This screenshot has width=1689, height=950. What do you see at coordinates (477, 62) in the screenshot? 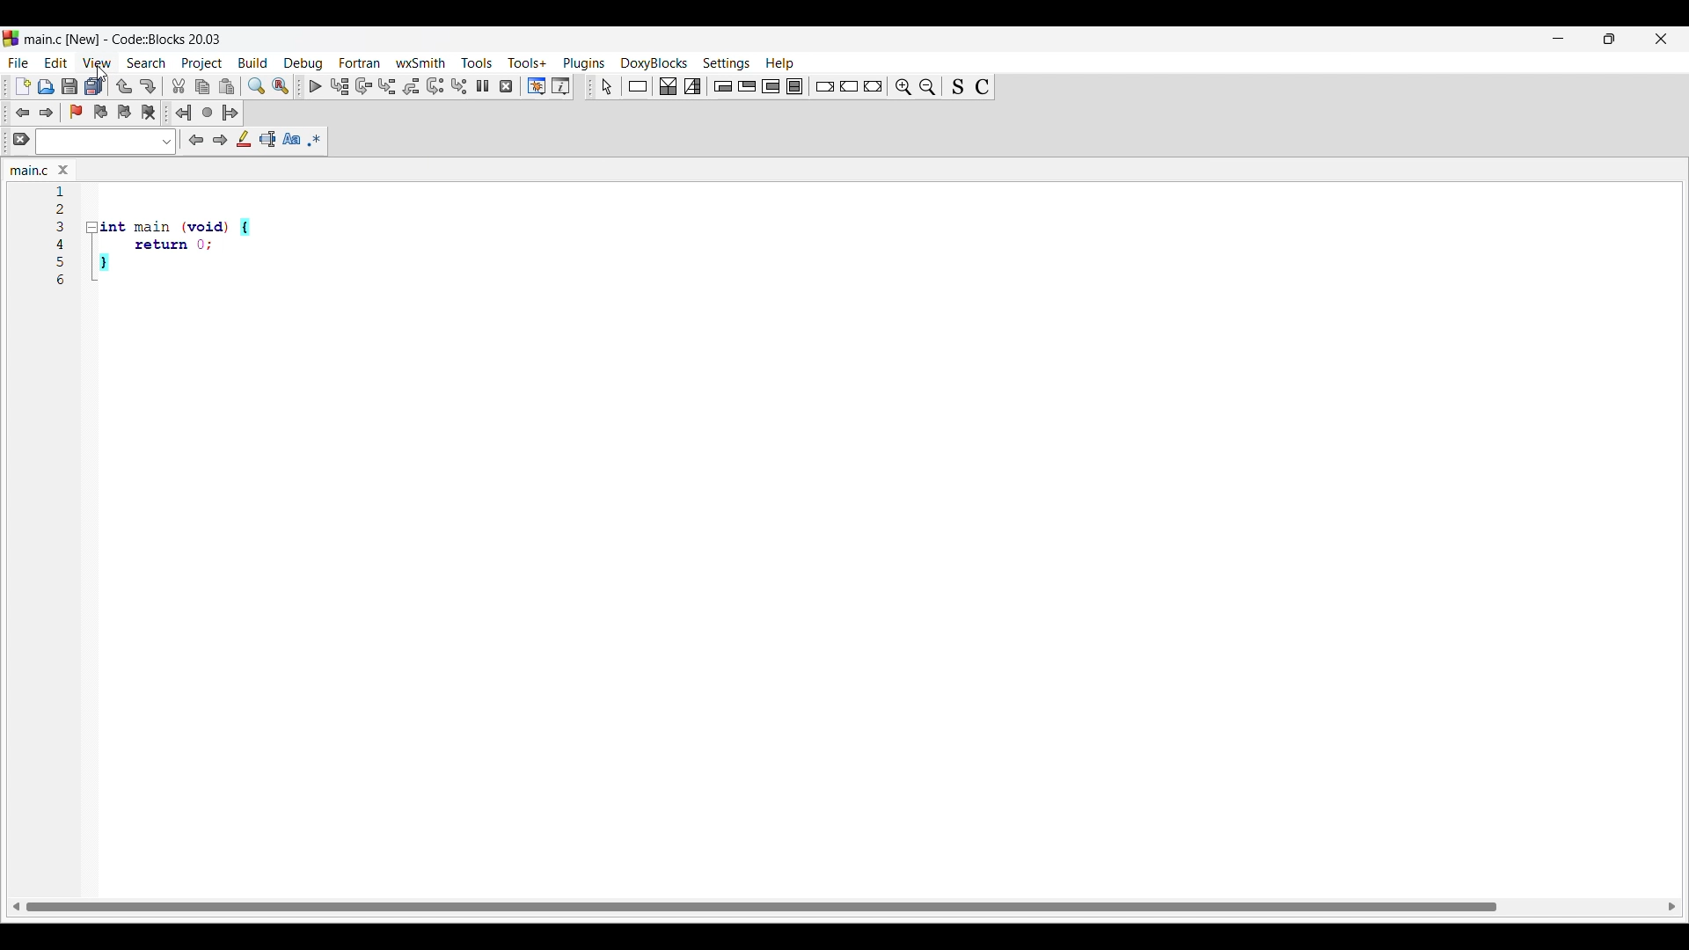
I see `Tools menu` at bounding box center [477, 62].